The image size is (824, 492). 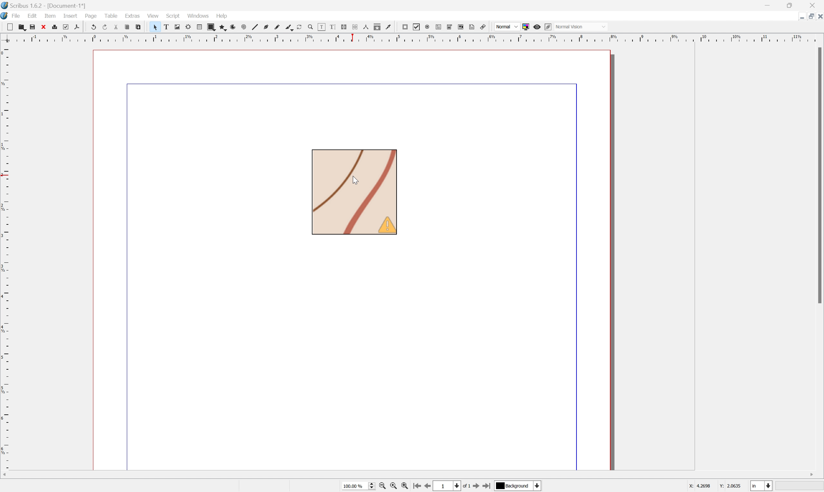 What do you see at coordinates (257, 28) in the screenshot?
I see `Line` at bounding box center [257, 28].